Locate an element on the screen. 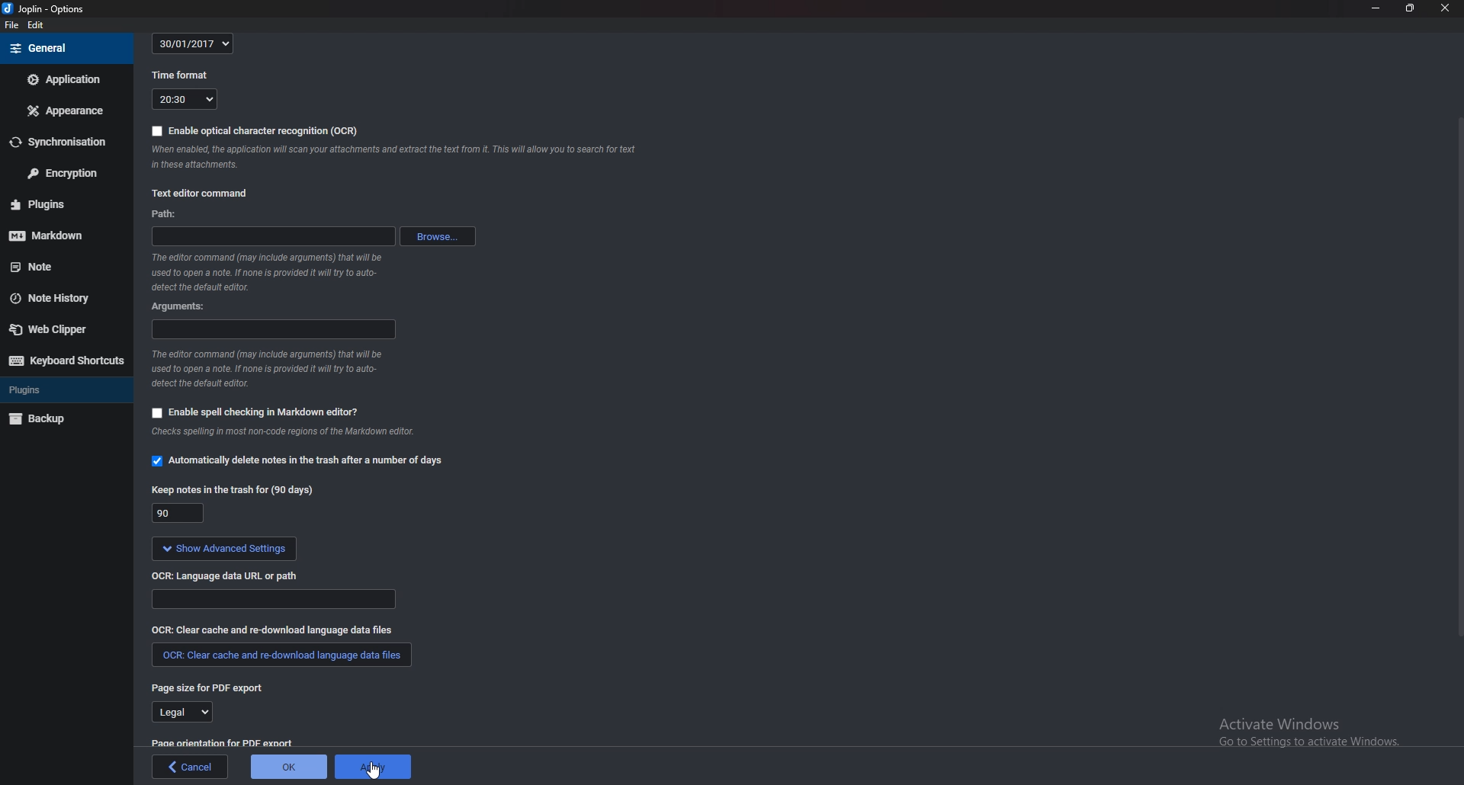  File is located at coordinates (12, 25).